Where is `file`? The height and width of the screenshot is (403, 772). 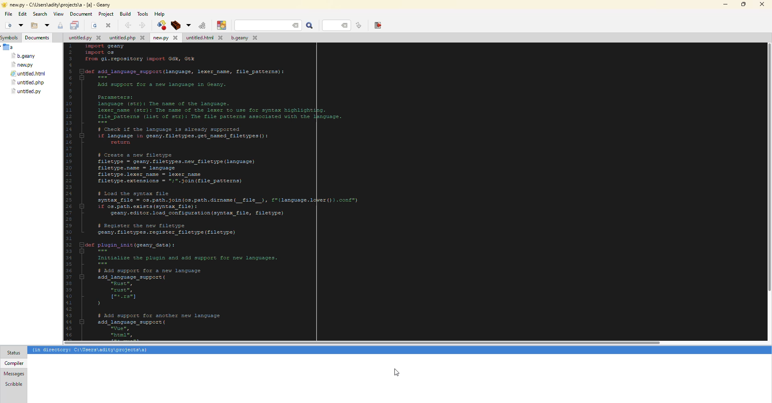 file is located at coordinates (26, 91).